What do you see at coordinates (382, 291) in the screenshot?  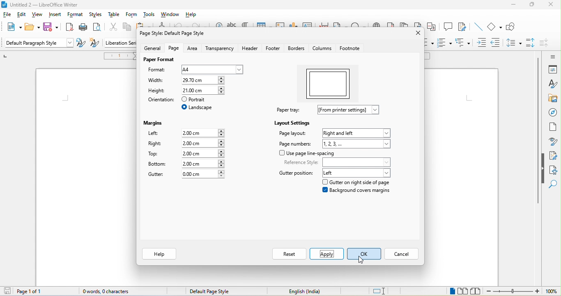 I see `standard selection` at bounding box center [382, 291].